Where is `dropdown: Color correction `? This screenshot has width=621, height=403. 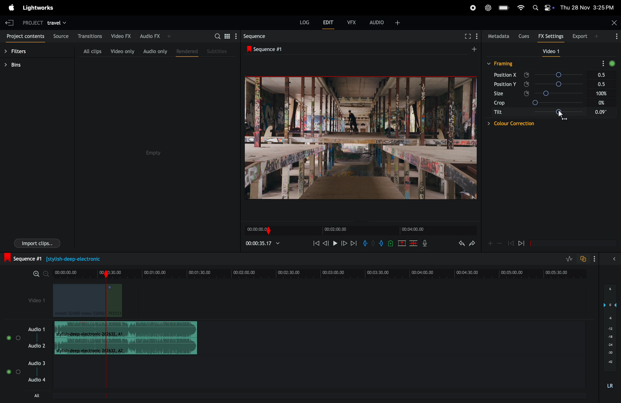 dropdown: Color correction  is located at coordinates (510, 125).